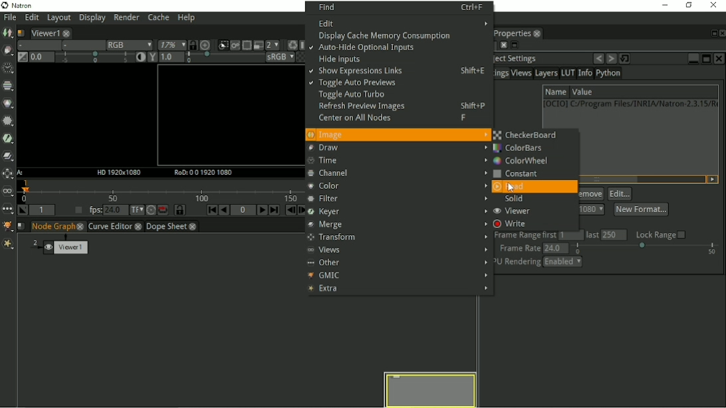 The height and width of the screenshot is (408, 726). What do you see at coordinates (9, 17) in the screenshot?
I see `File` at bounding box center [9, 17].